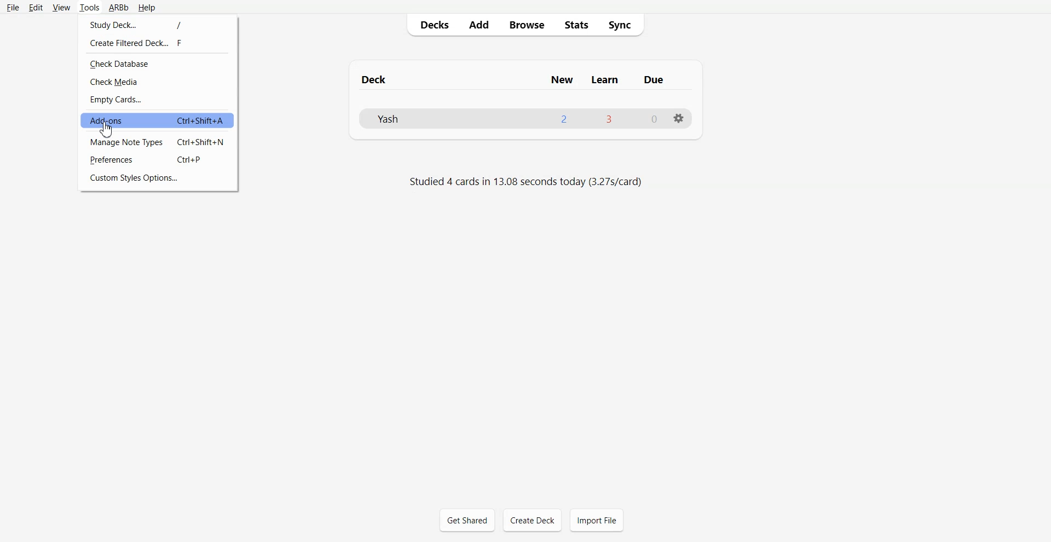 The width and height of the screenshot is (1051, 542). I want to click on Settings, so click(678, 118).